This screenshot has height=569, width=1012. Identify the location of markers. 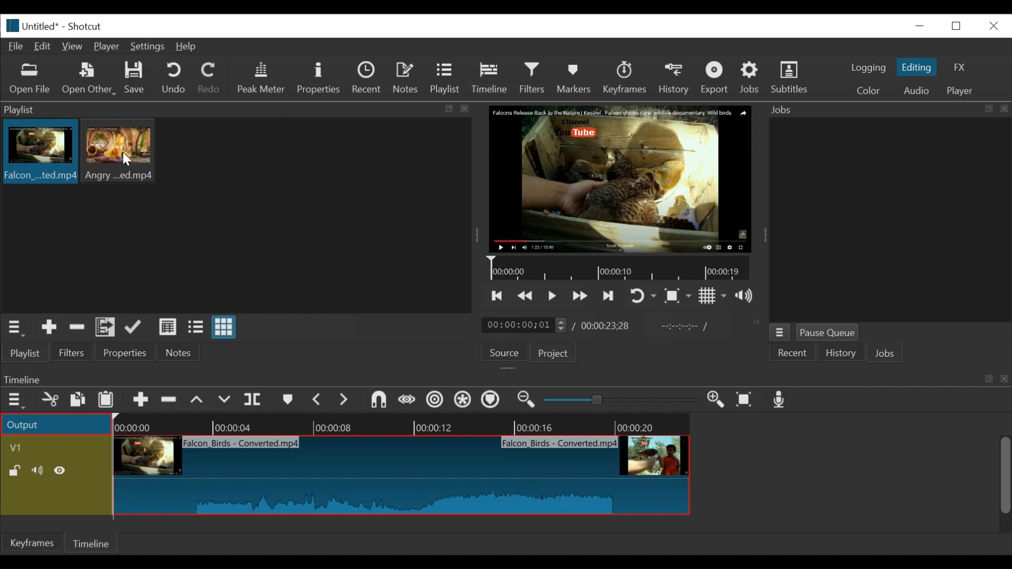
(287, 402).